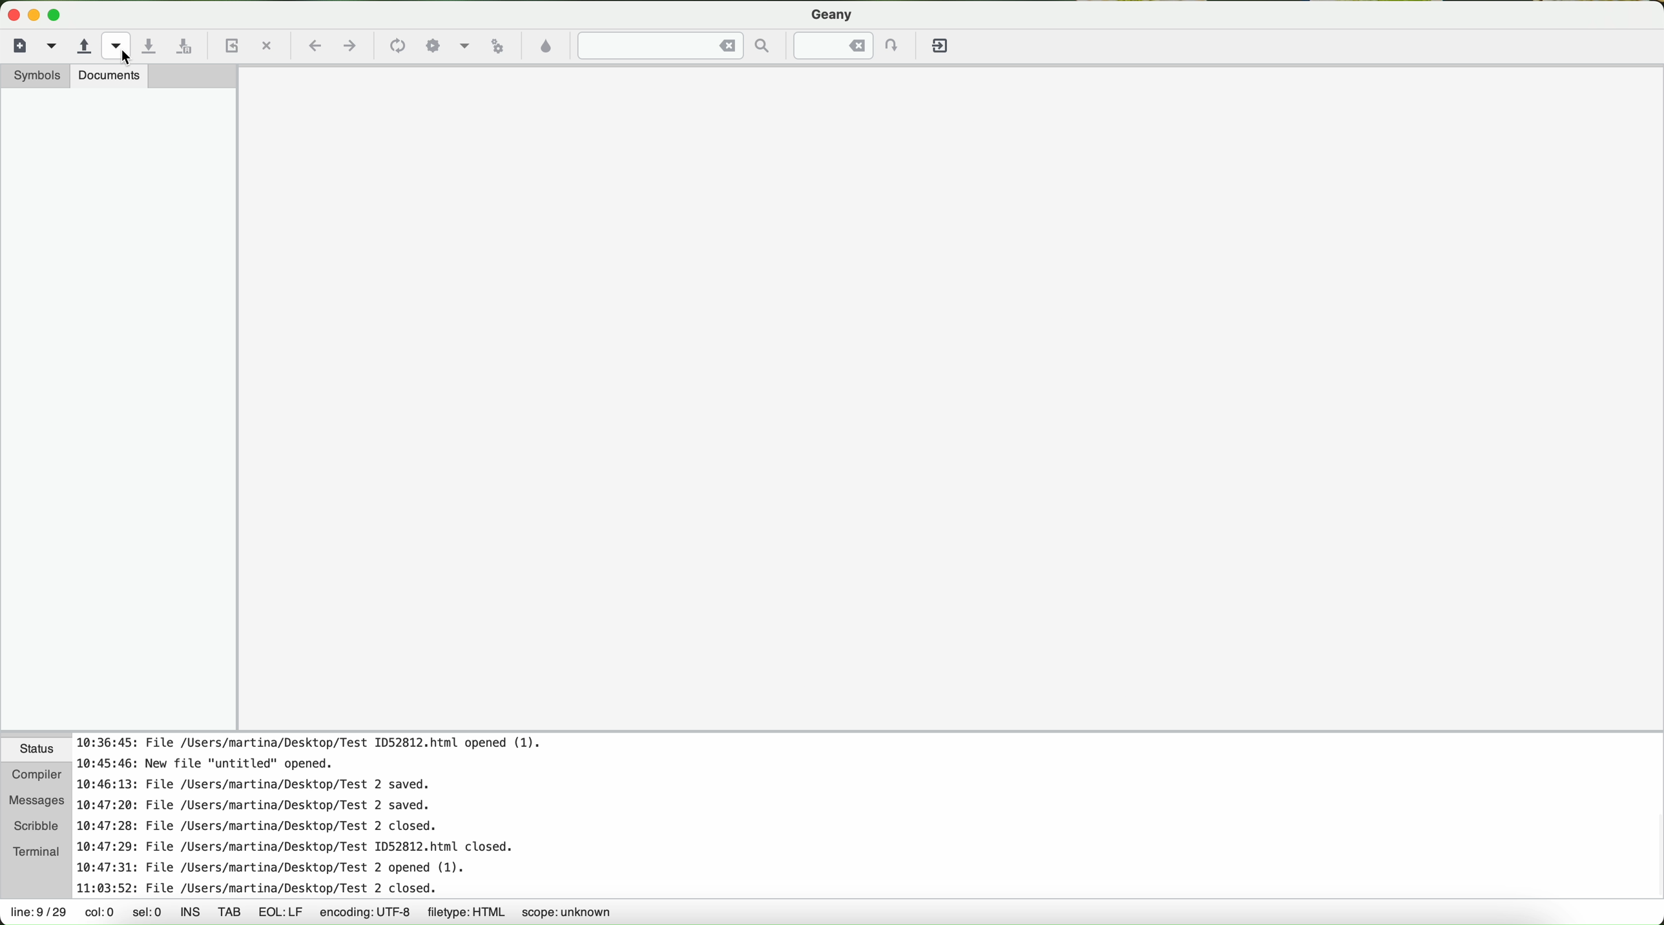 The height and width of the screenshot is (925, 1664). What do you see at coordinates (313, 914) in the screenshot?
I see `data` at bounding box center [313, 914].